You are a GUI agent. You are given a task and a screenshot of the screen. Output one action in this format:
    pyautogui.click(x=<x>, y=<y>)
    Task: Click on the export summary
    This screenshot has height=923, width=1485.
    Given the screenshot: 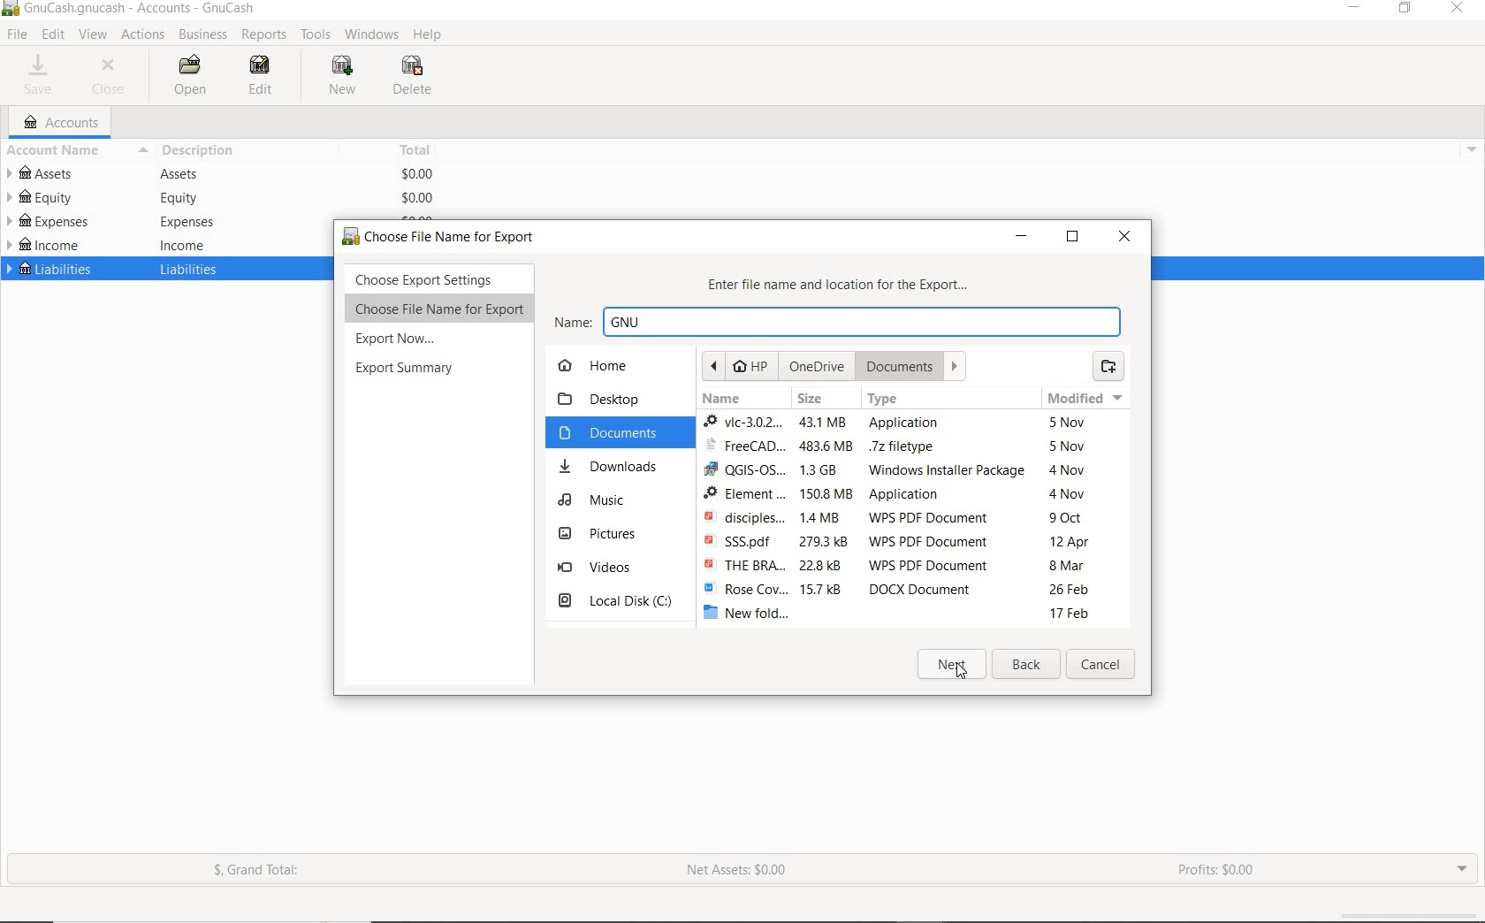 What is the action you would take?
    pyautogui.click(x=405, y=370)
    